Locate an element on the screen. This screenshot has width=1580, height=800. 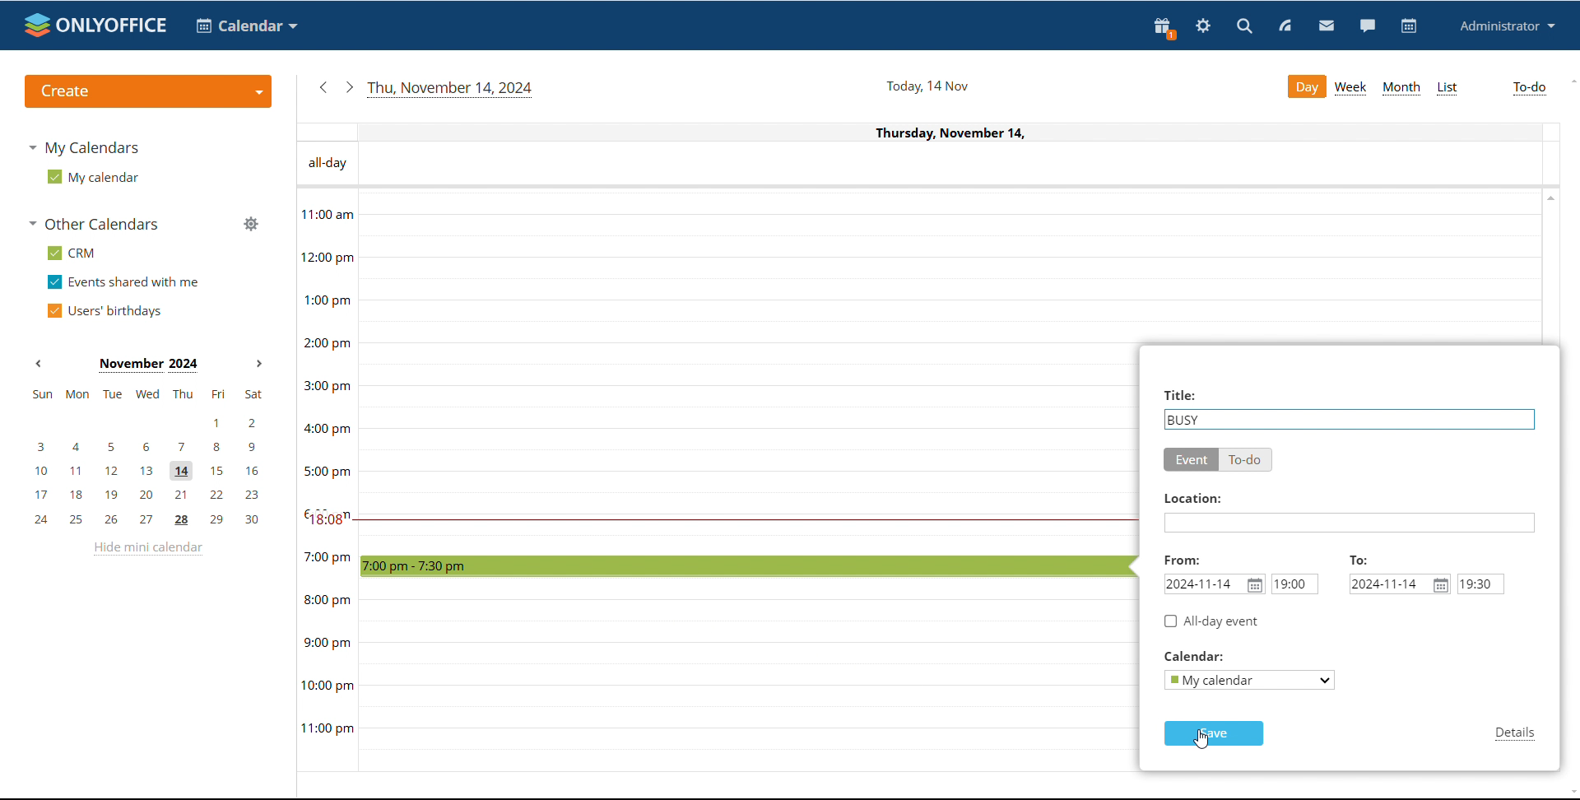
previous date is located at coordinates (325, 88).